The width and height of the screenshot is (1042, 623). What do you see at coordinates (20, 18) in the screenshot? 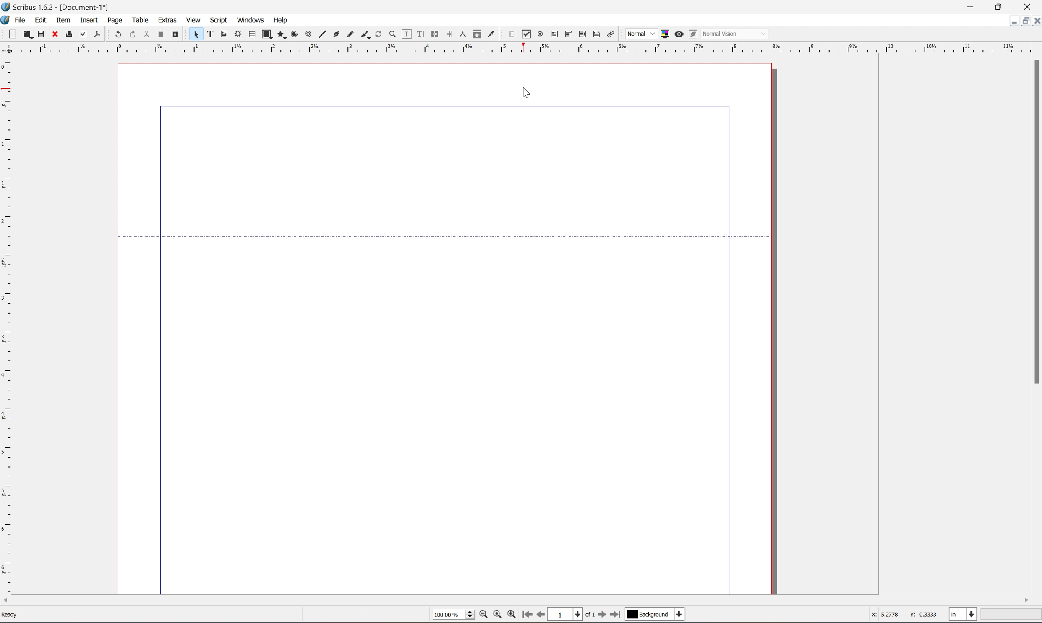
I see `file` at bounding box center [20, 18].